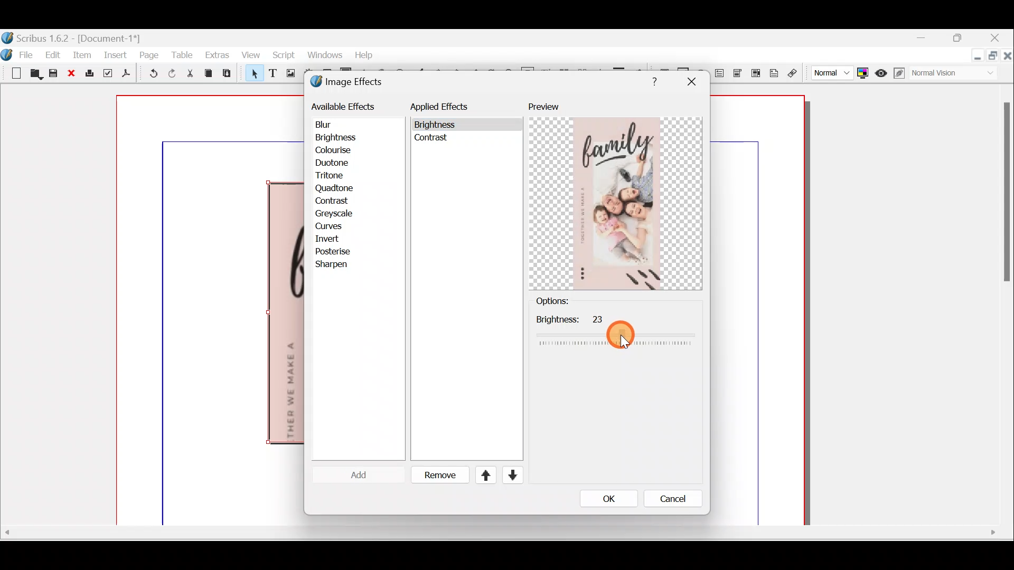  Describe the element at coordinates (217, 54) in the screenshot. I see `Extras` at that location.